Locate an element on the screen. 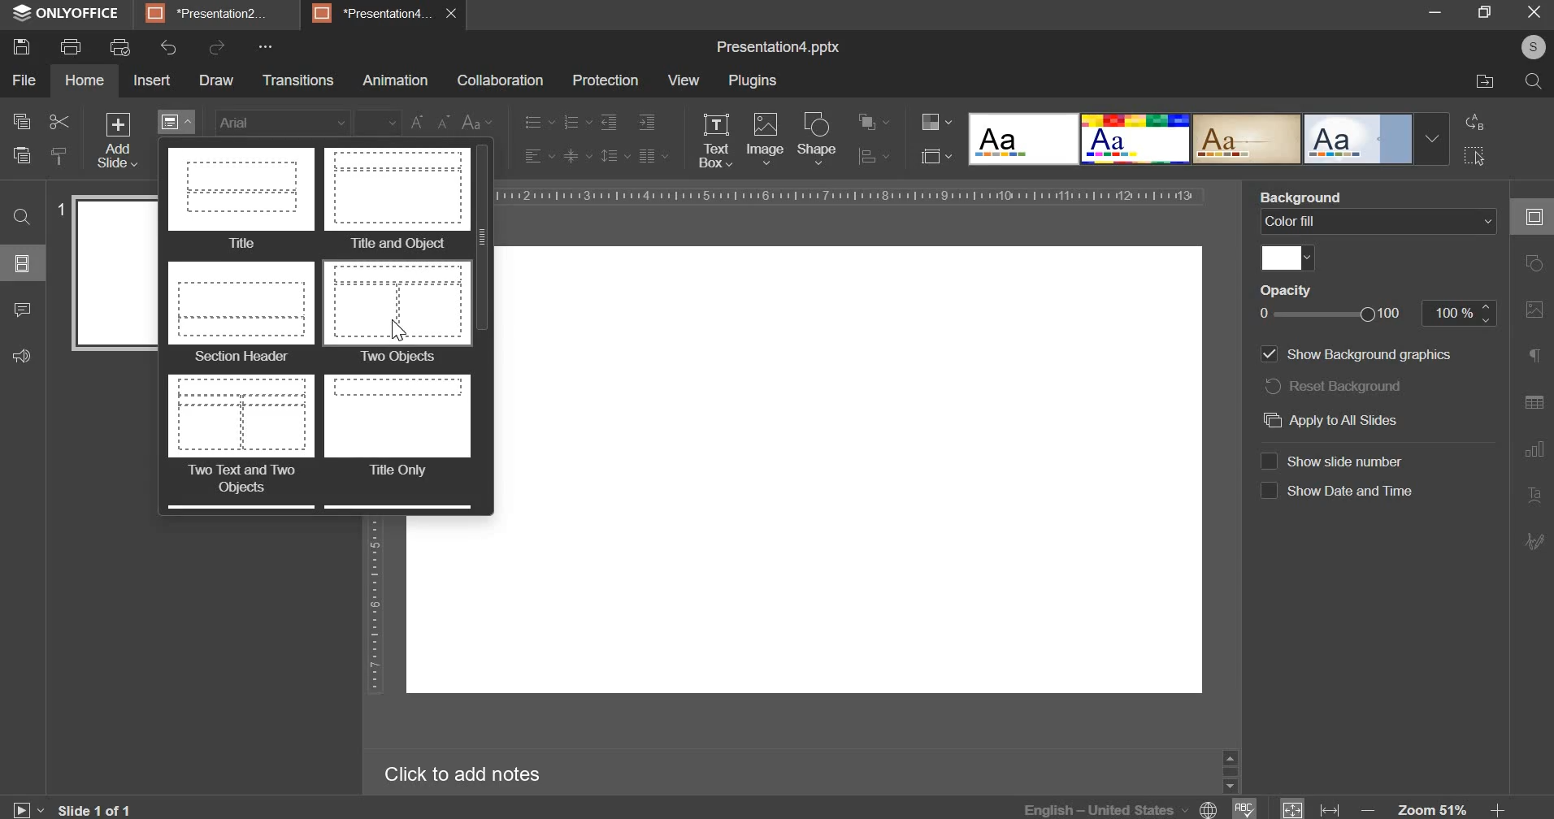 Image resolution: width=1554 pixels, height=819 pixels. text box is located at coordinates (716, 141).